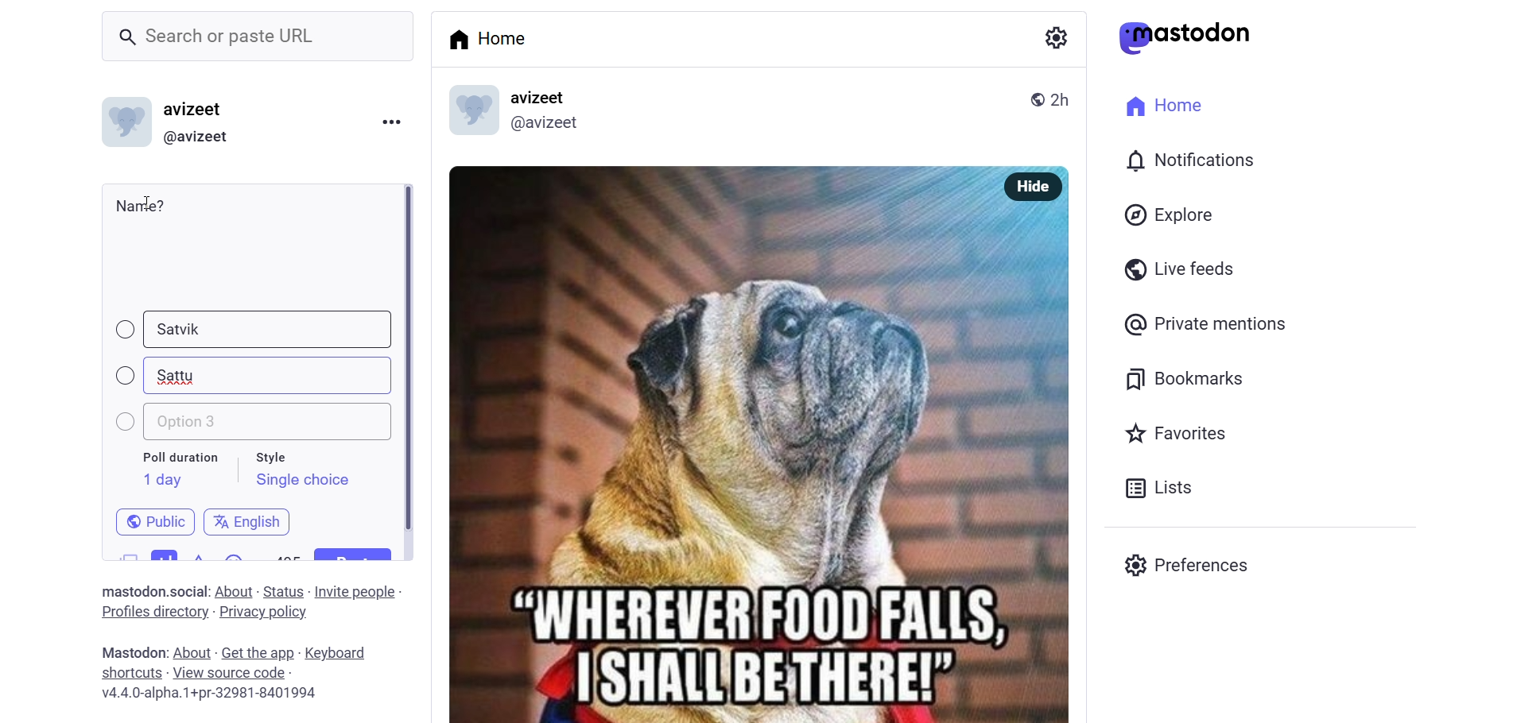 This screenshot has width=1517, height=723. Describe the element at coordinates (248, 516) in the screenshot. I see `english` at that location.